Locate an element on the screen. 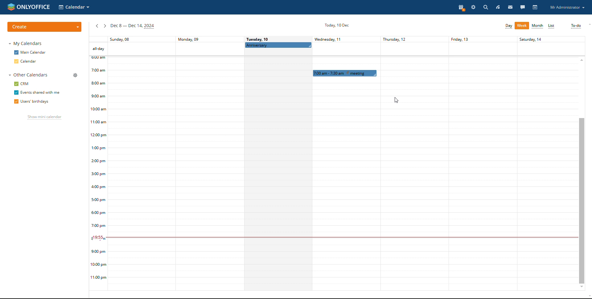 This screenshot has height=299, width=592. checkbox is located at coordinates (16, 92).